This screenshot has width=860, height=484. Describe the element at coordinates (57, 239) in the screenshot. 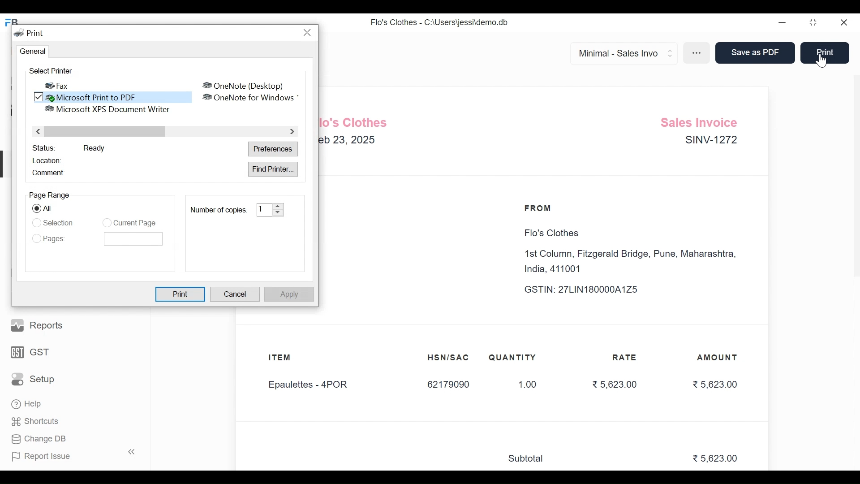

I see `Pages:` at that location.